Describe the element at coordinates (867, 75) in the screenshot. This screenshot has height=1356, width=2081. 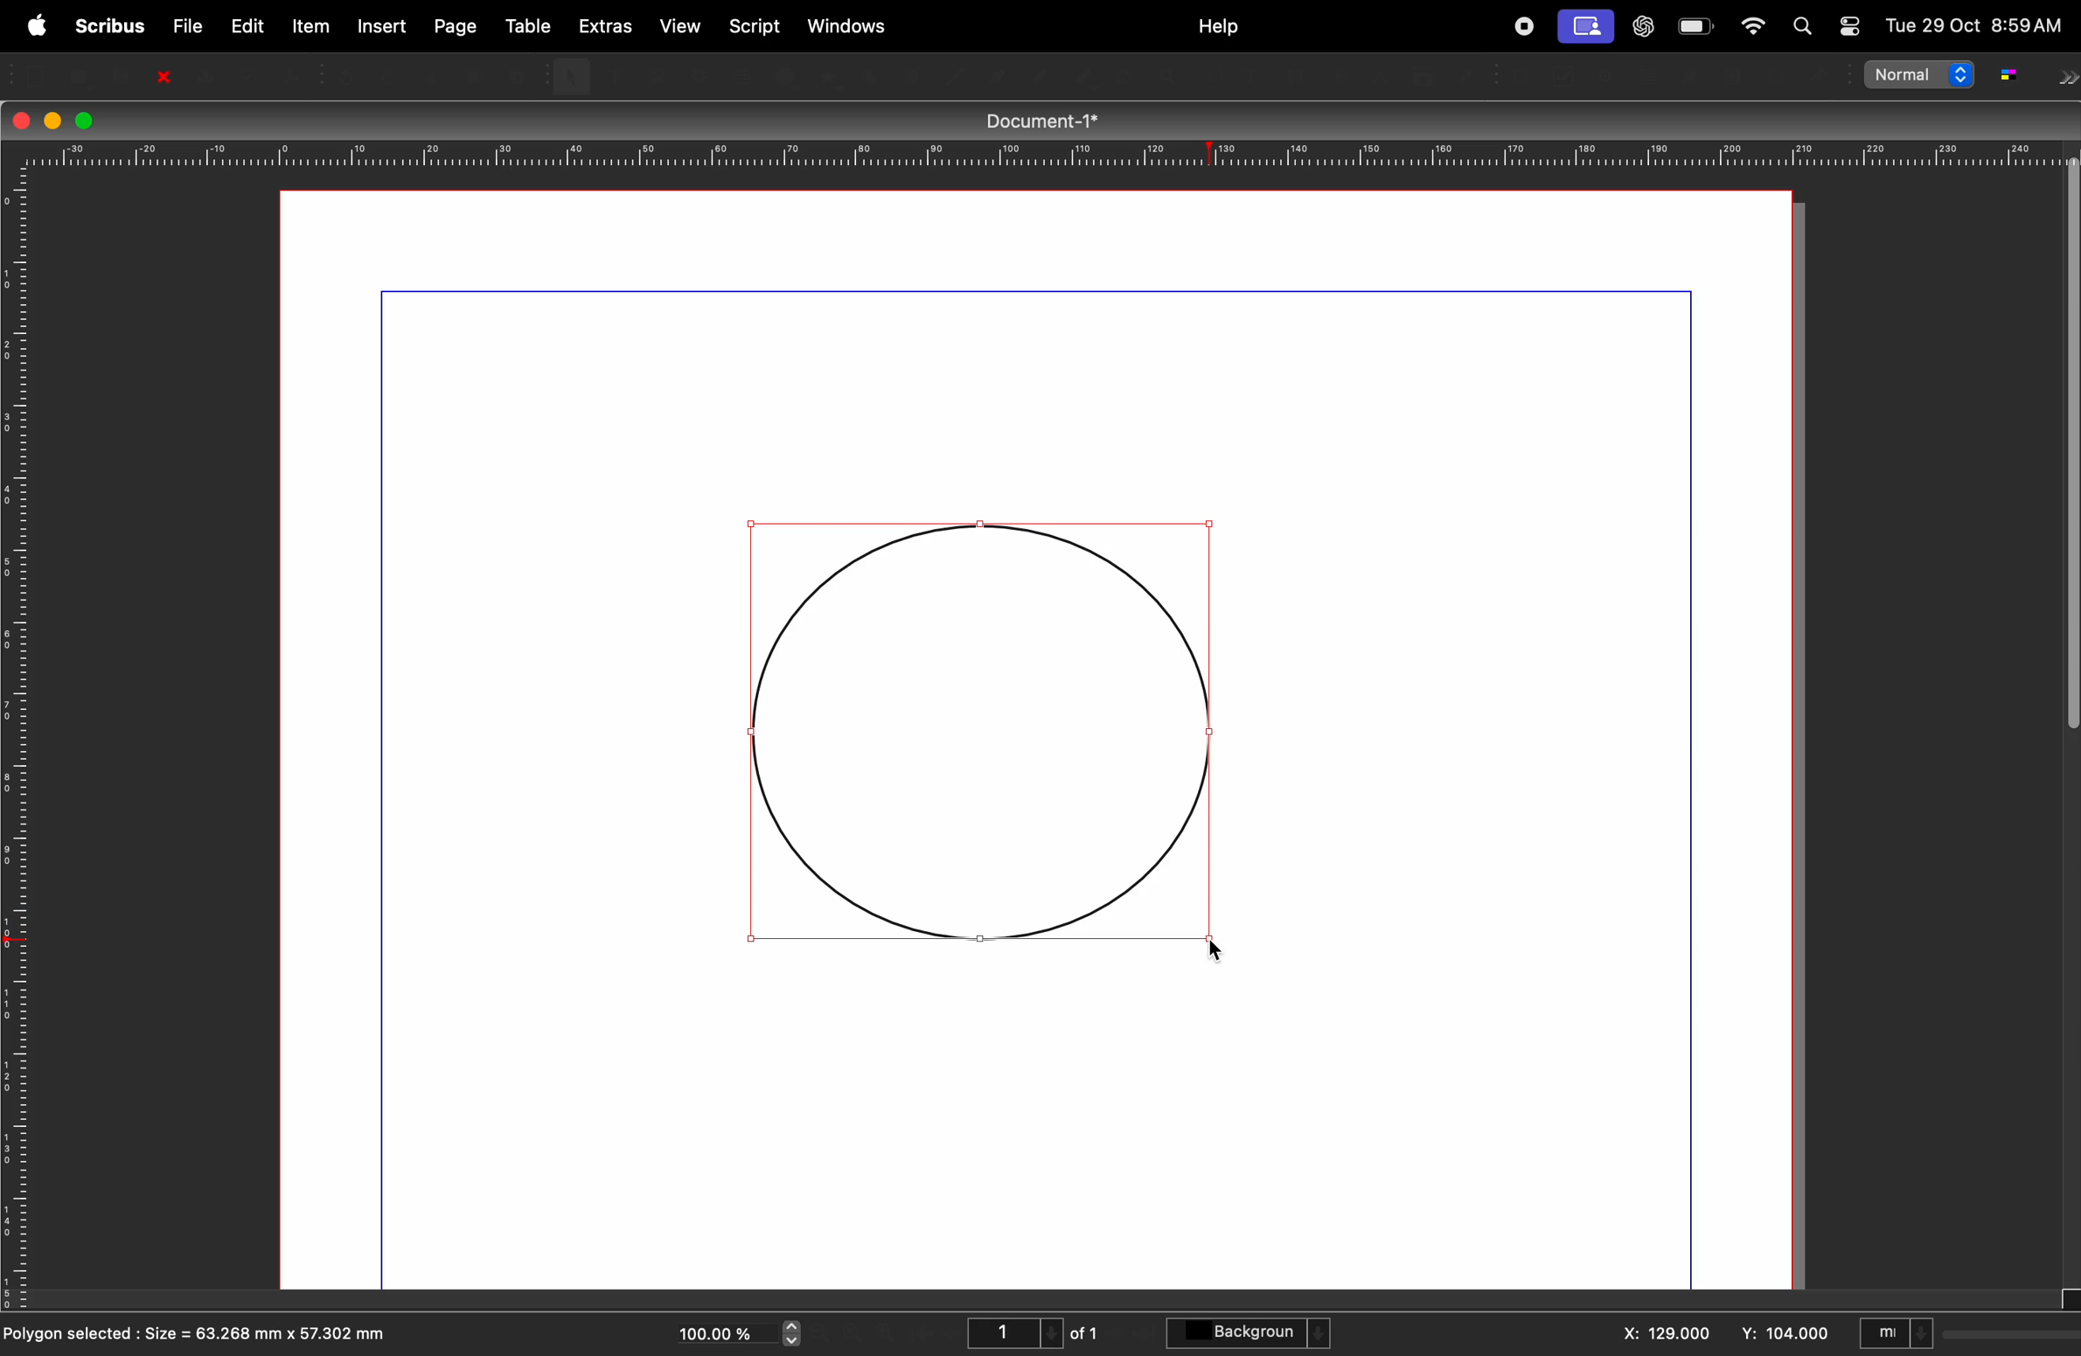
I see `Arc` at that location.